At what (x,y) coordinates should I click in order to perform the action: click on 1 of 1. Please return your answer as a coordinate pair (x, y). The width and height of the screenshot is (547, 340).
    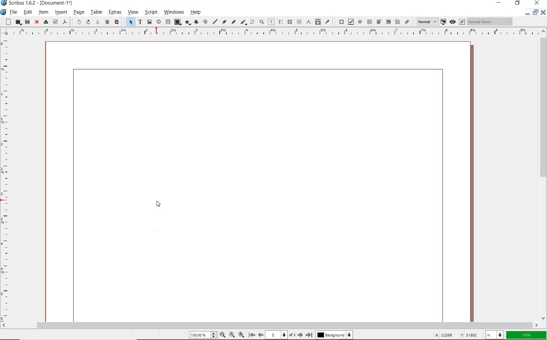
    Looking at the image, I should click on (280, 335).